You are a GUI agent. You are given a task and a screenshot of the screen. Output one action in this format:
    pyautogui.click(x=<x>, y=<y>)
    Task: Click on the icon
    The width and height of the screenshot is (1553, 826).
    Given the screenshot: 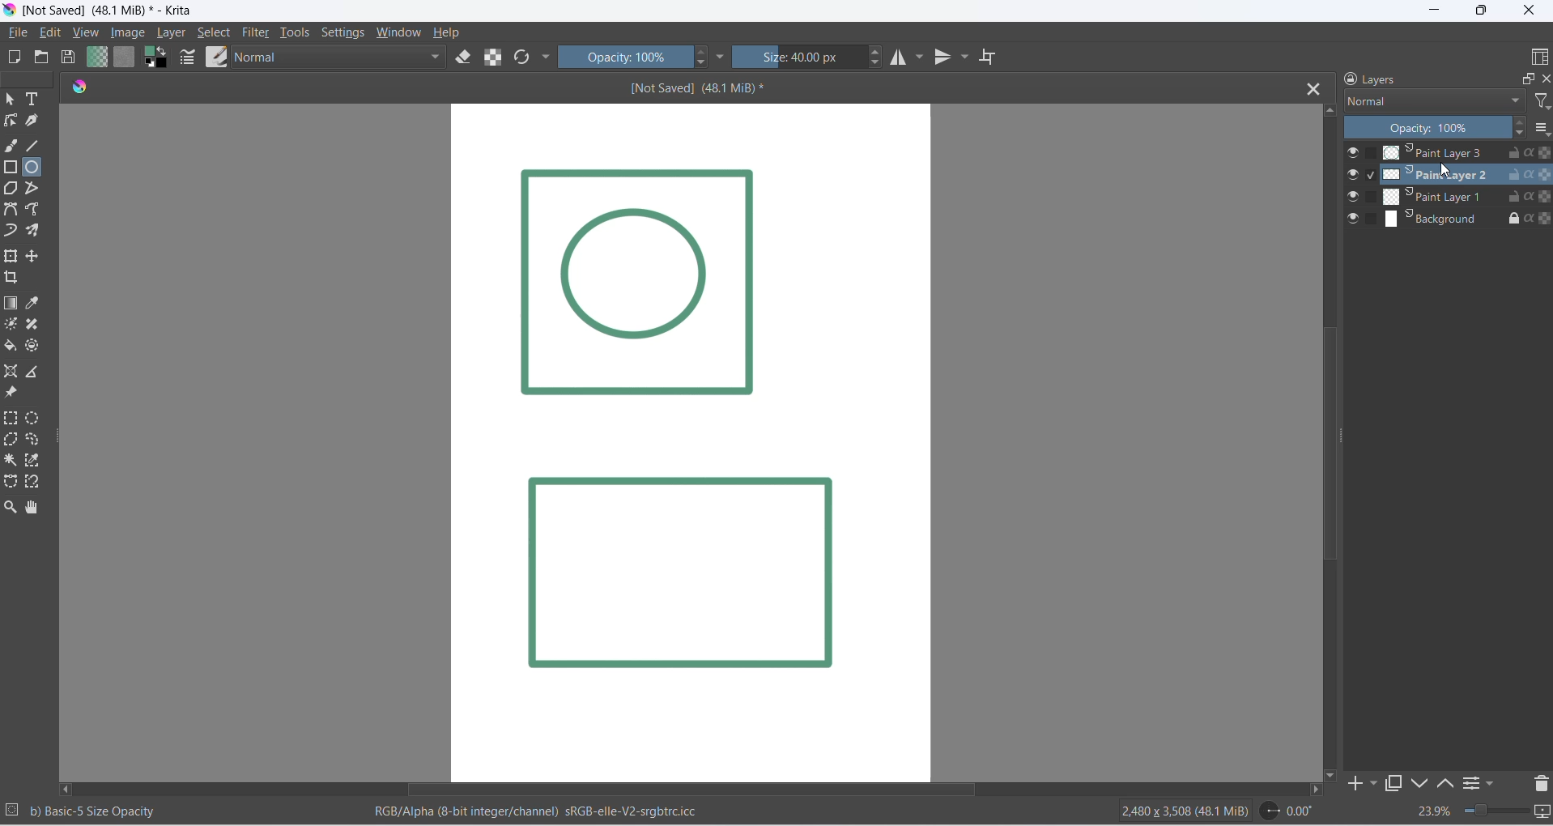 What is the action you would take?
    pyautogui.click(x=74, y=90)
    